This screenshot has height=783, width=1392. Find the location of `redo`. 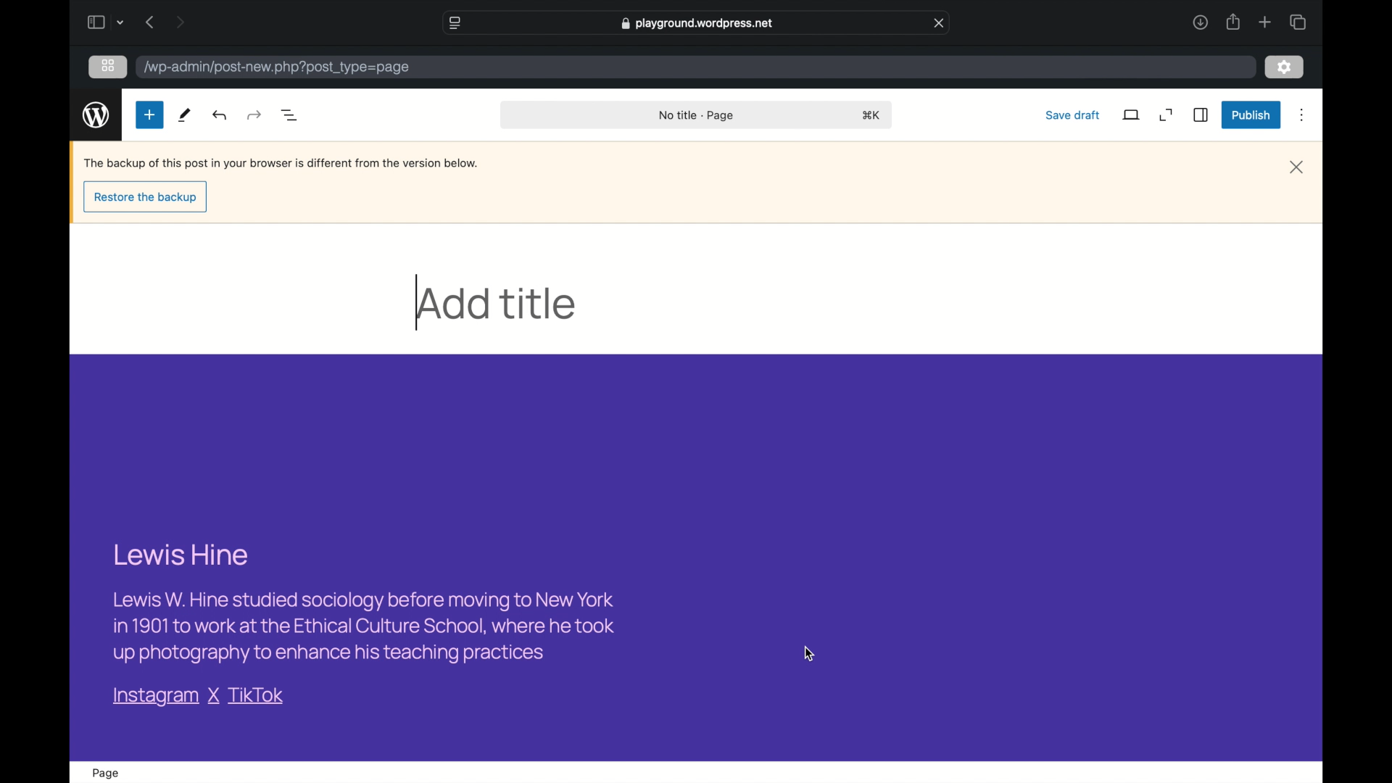

redo is located at coordinates (221, 115).